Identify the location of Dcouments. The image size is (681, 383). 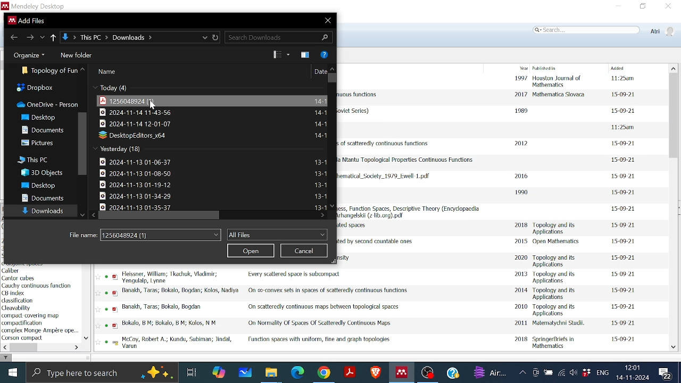
(44, 130).